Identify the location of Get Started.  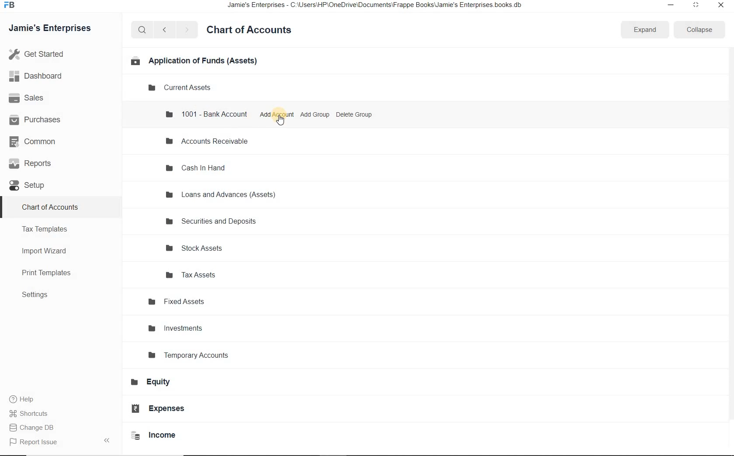
(56, 54).